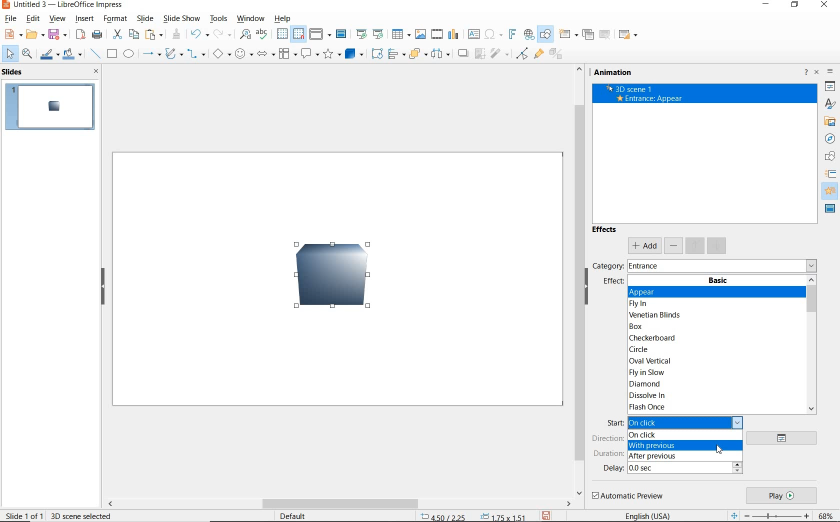  Describe the element at coordinates (811, 345) in the screenshot. I see `SCROLLBAR` at that location.